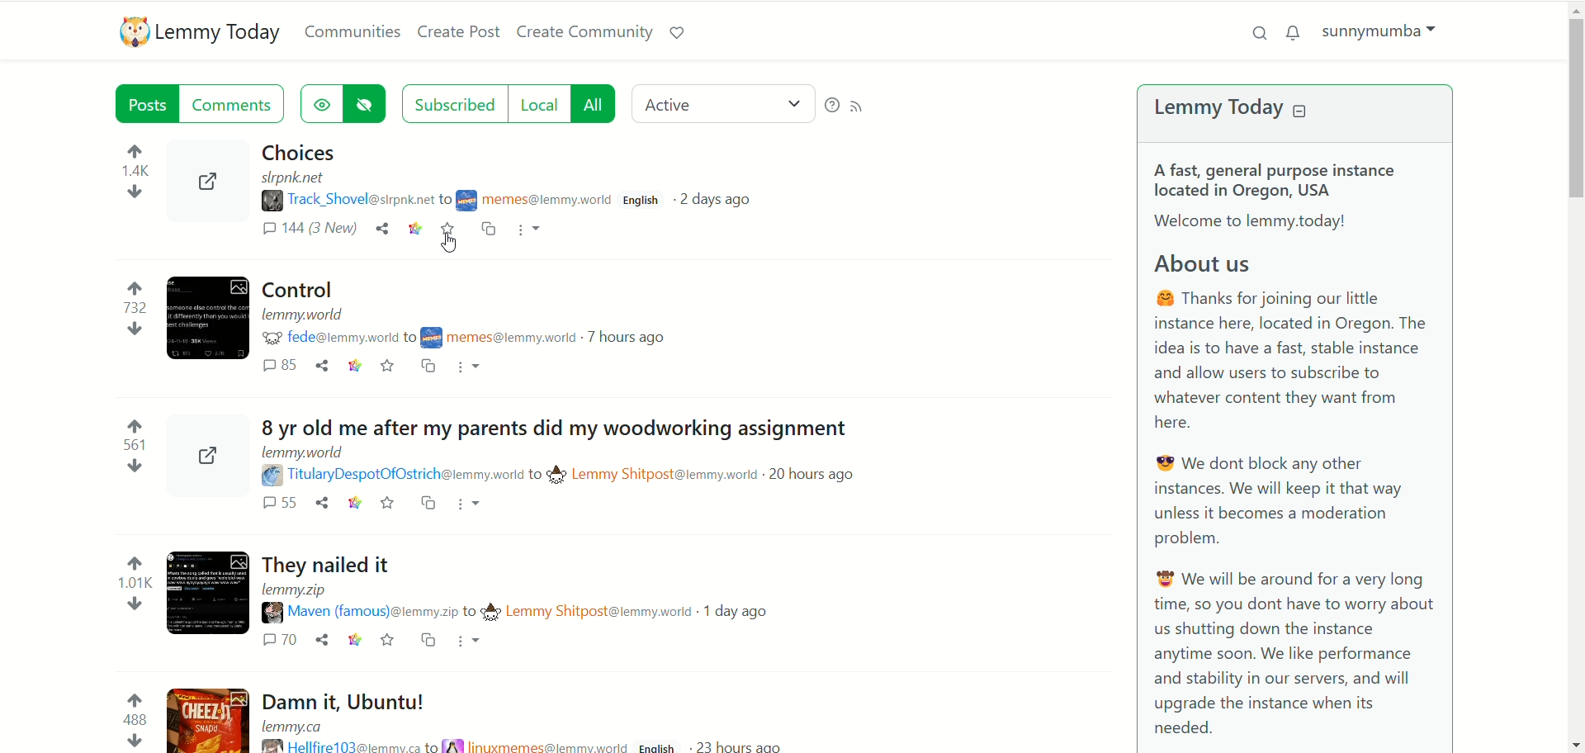 This screenshot has width=1585, height=753. What do you see at coordinates (286, 367) in the screenshot?
I see `comments` at bounding box center [286, 367].